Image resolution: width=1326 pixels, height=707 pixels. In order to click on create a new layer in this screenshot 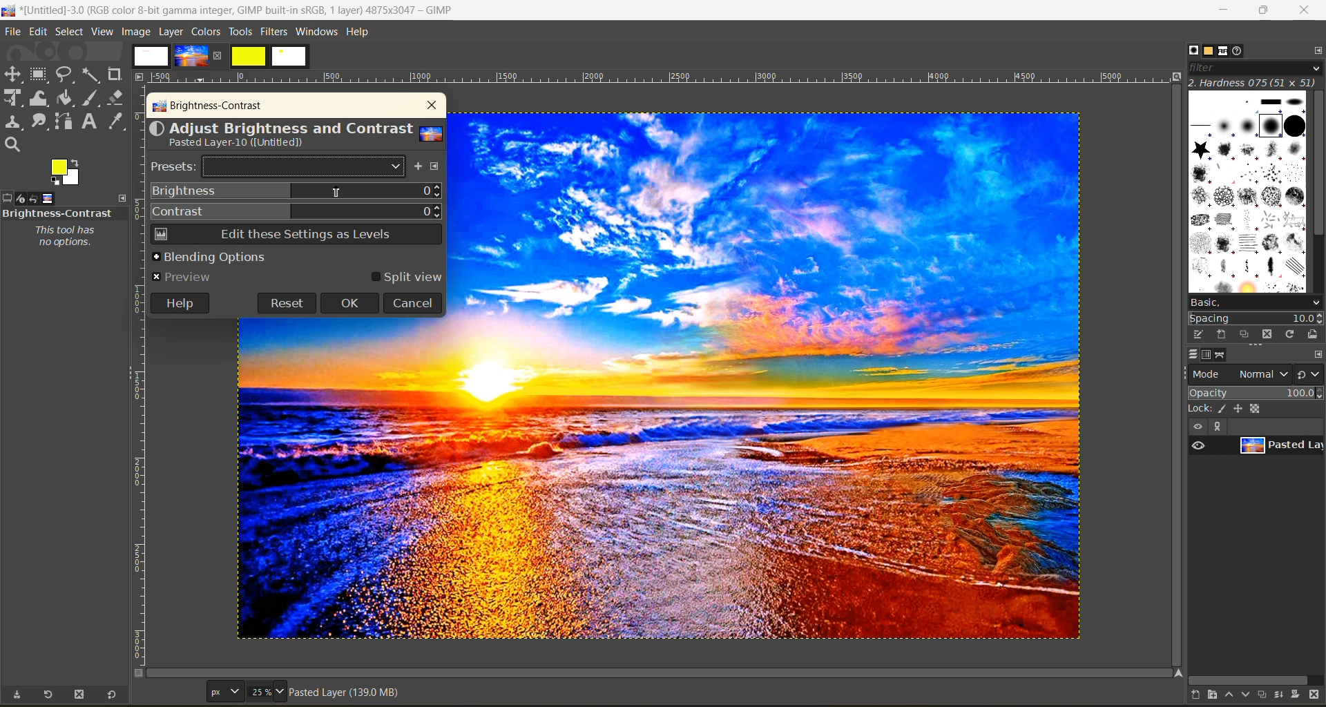, I will do `click(1200, 697)`.